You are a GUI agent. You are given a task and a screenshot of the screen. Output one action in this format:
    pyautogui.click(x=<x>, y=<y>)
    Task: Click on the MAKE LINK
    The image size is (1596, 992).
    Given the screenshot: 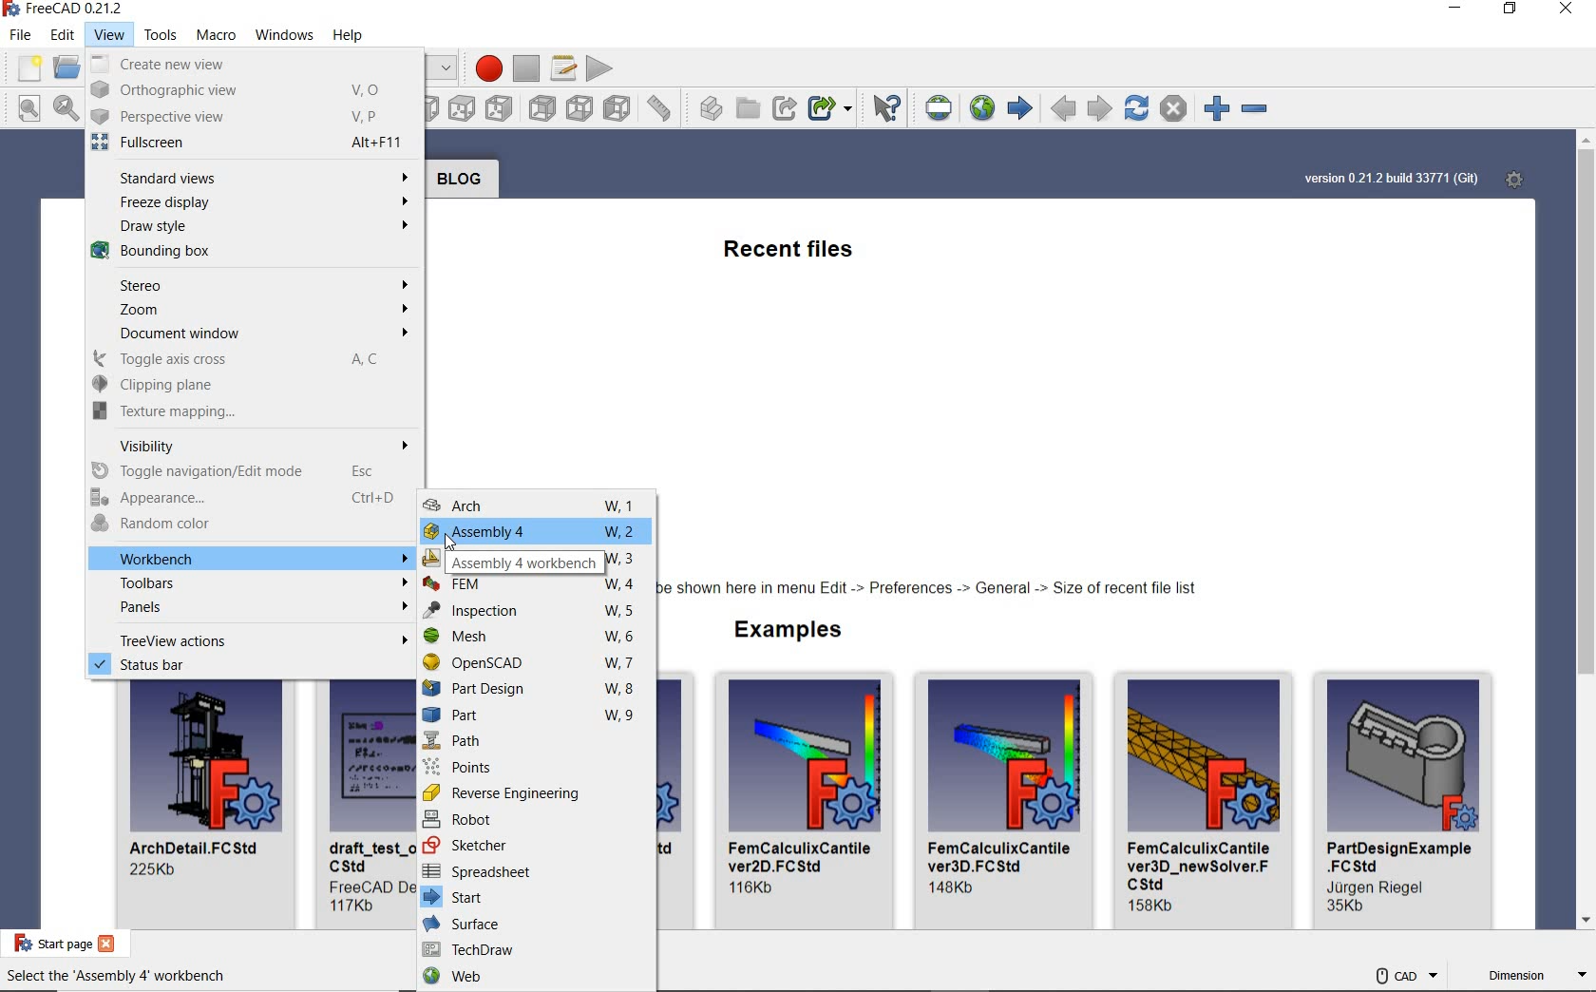 What is the action you would take?
    pyautogui.click(x=784, y=106)
    